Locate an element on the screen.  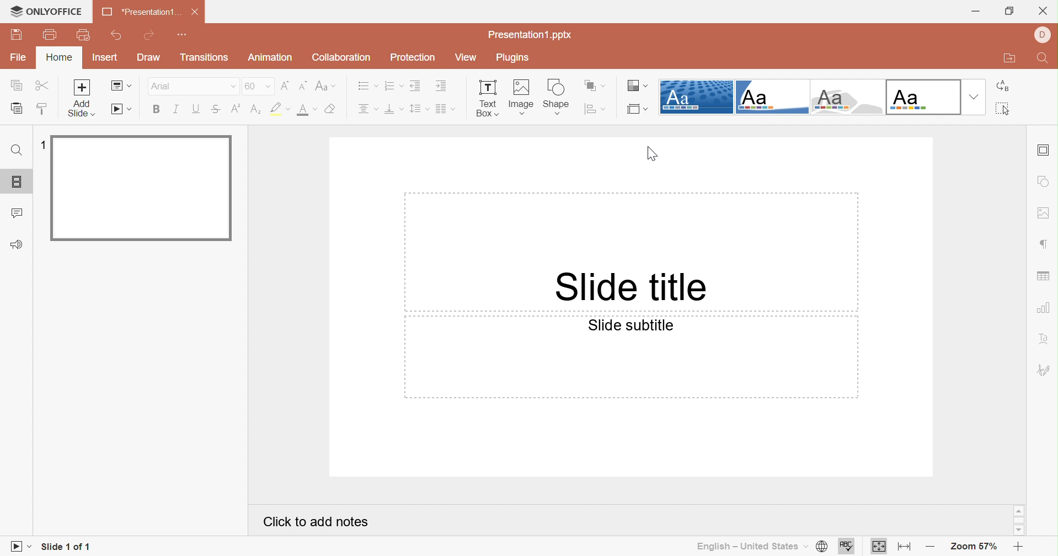
Dotted is located at coordinates (696, 96).